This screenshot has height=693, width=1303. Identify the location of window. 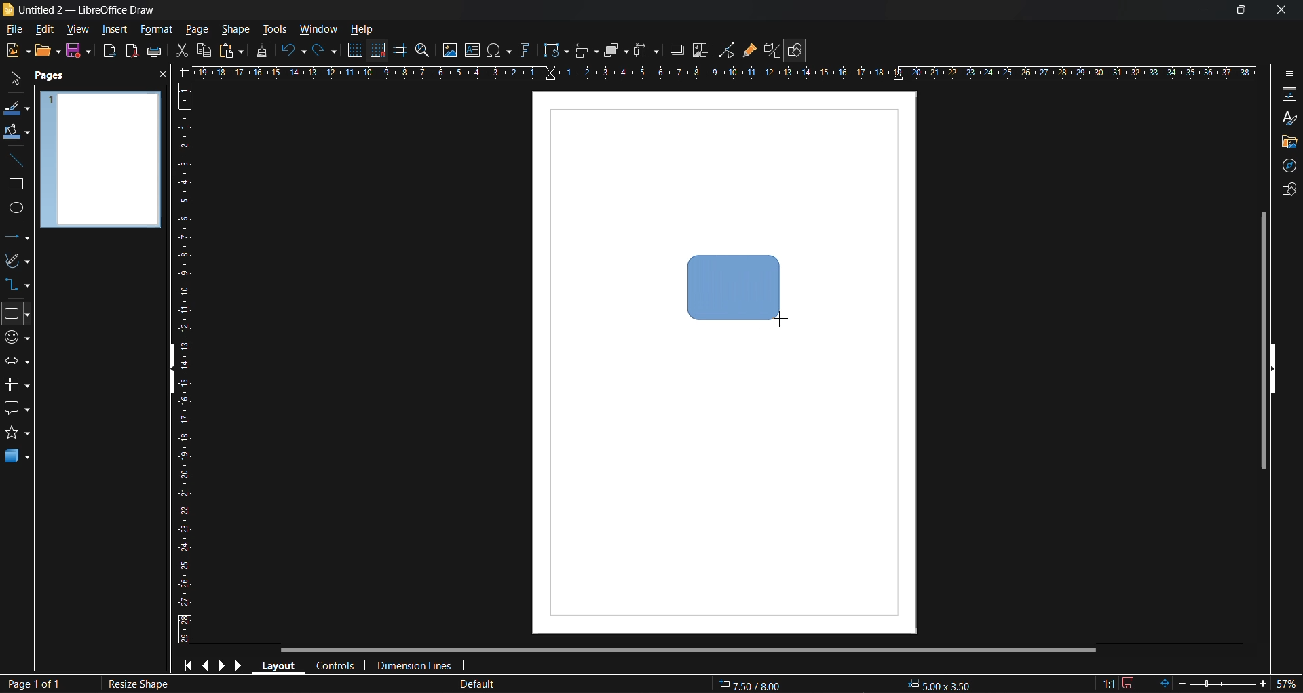
(317, 31).